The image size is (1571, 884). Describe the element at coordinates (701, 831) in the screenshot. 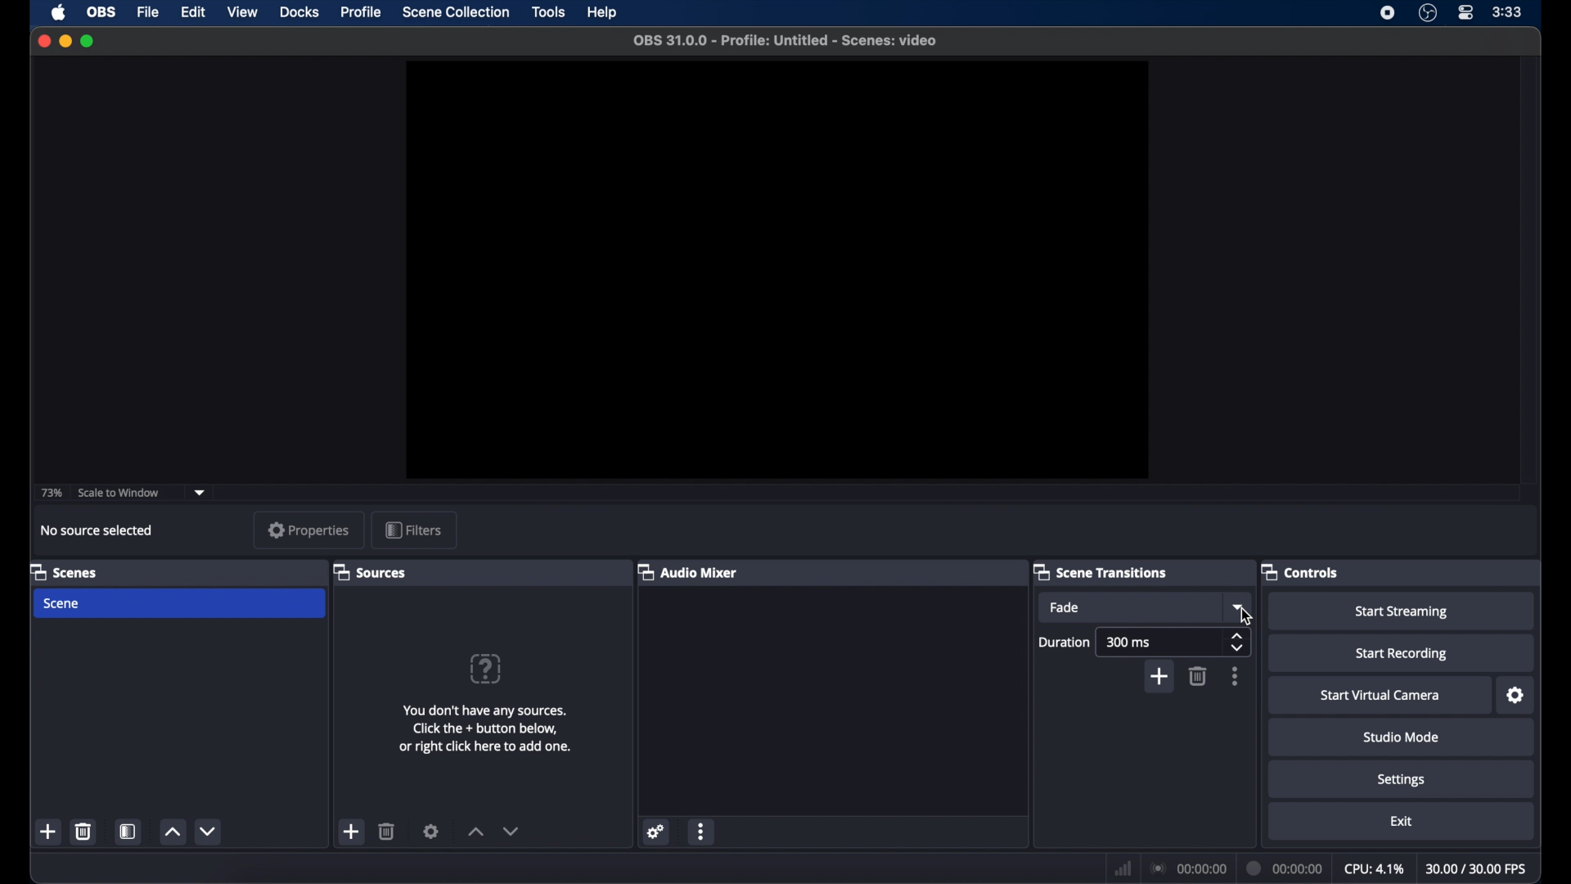

I see `more options` at that location.